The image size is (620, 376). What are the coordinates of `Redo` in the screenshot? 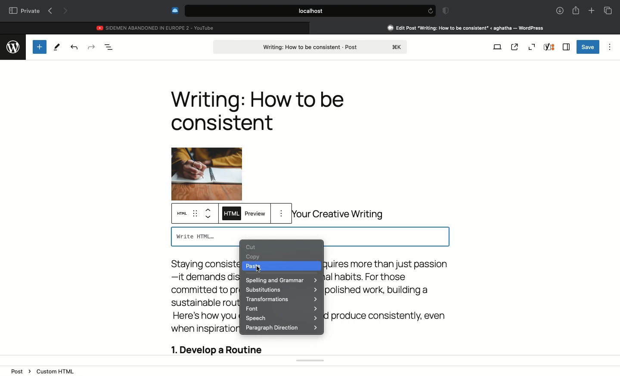 It's located at (91, 47).